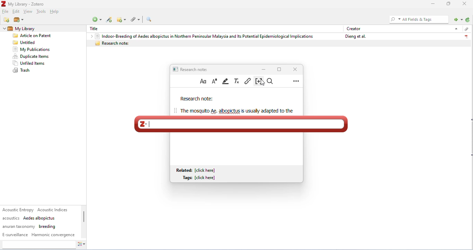 The height and width of the screenshot is (250, 473). I want to click on maximize, so click(449, 3).